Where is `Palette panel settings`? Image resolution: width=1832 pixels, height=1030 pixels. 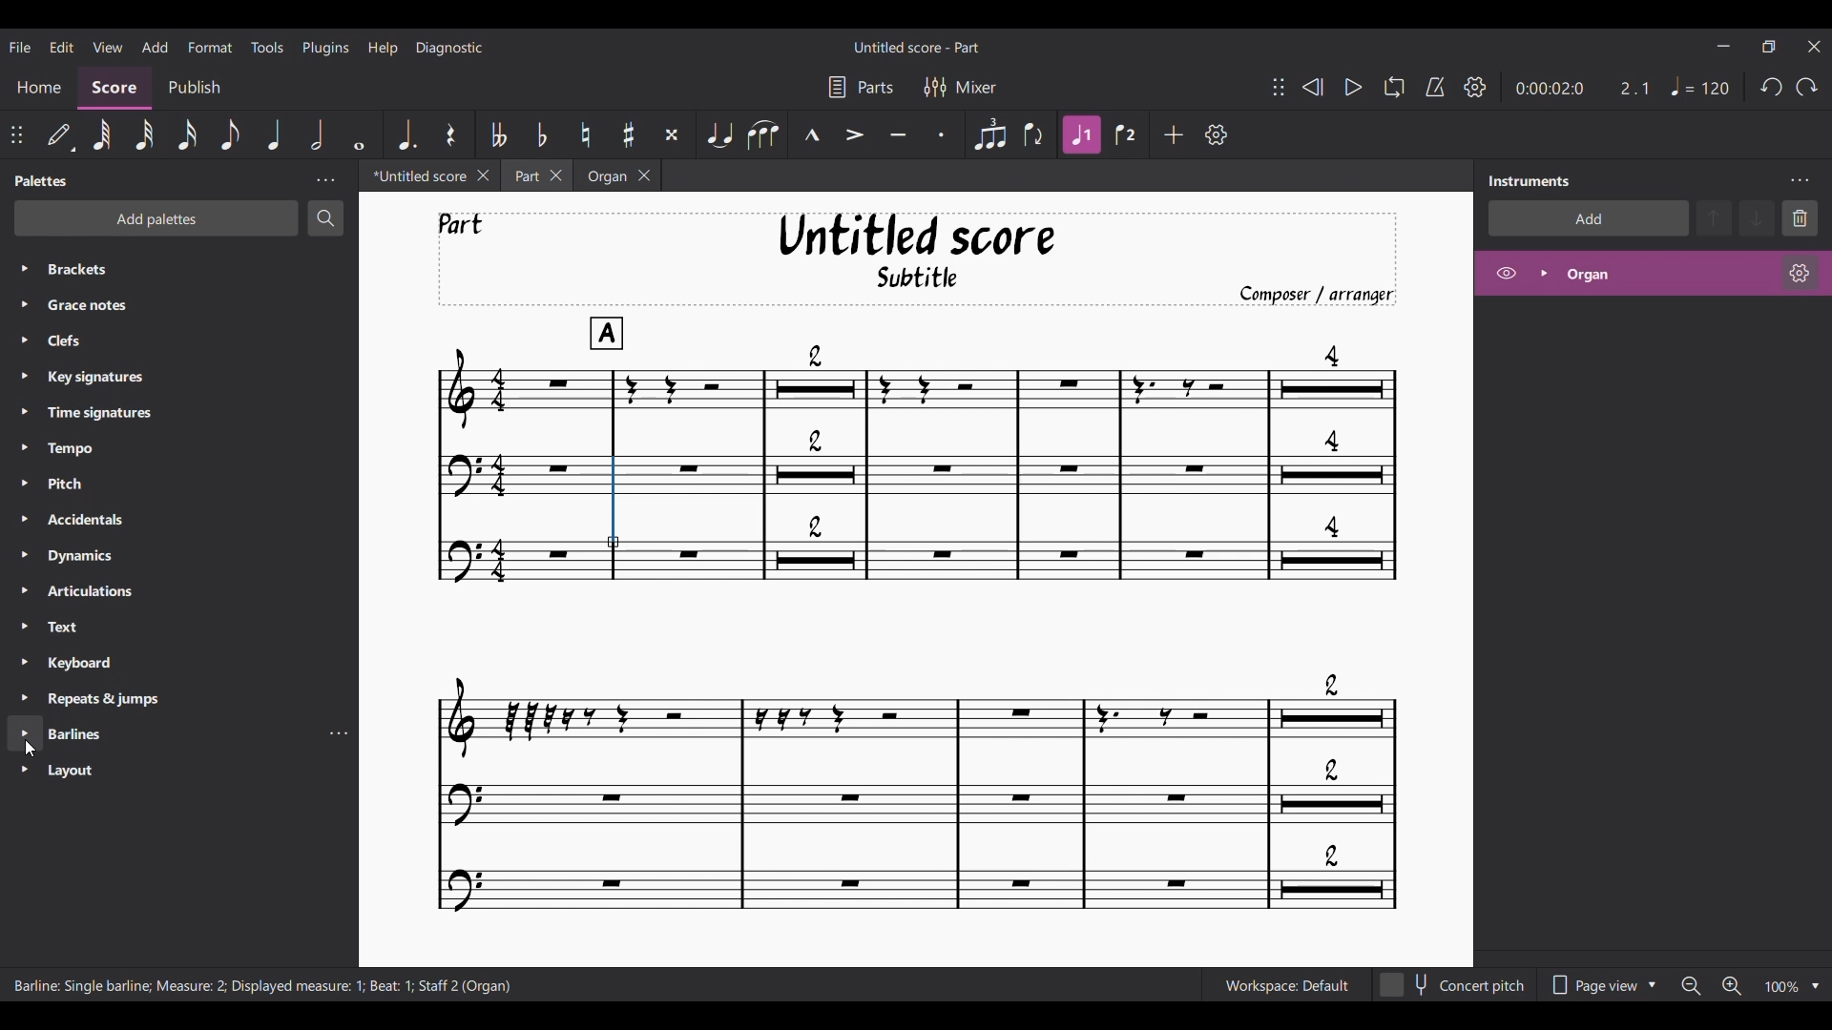 Palette panel settings is located at coordinates (325, 180).